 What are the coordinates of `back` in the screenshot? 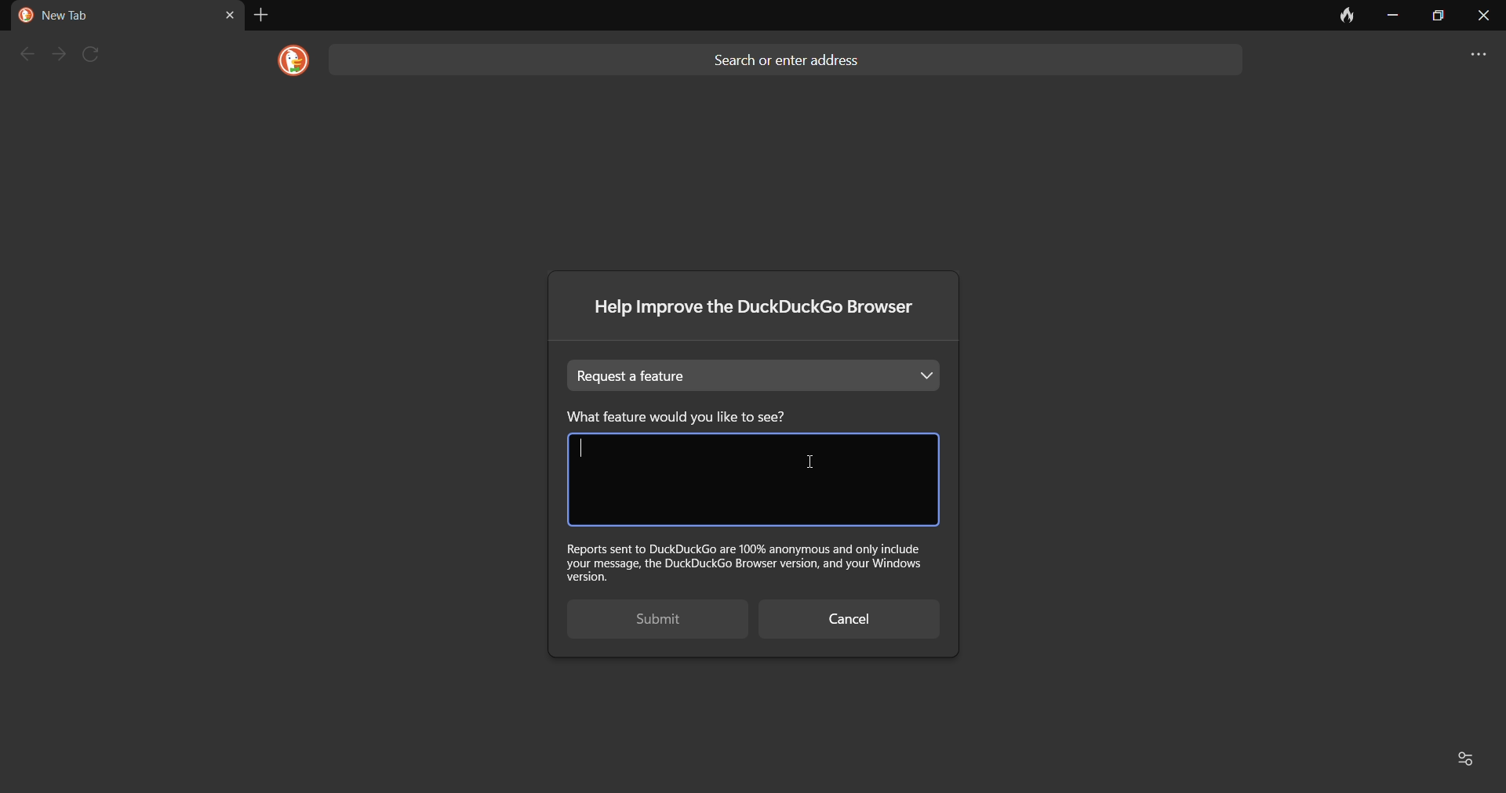 It's located at (25, 54).